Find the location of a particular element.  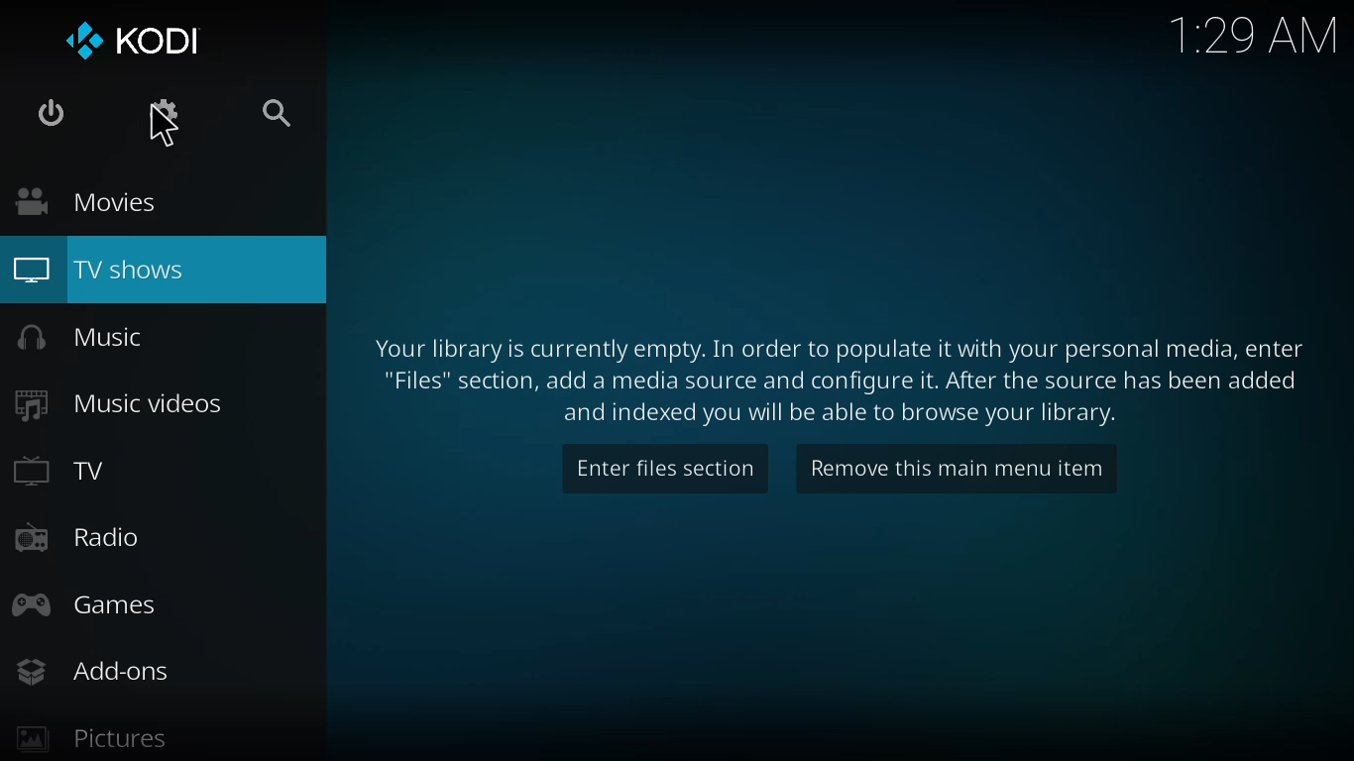

time is located at coordinates (1251, 31).